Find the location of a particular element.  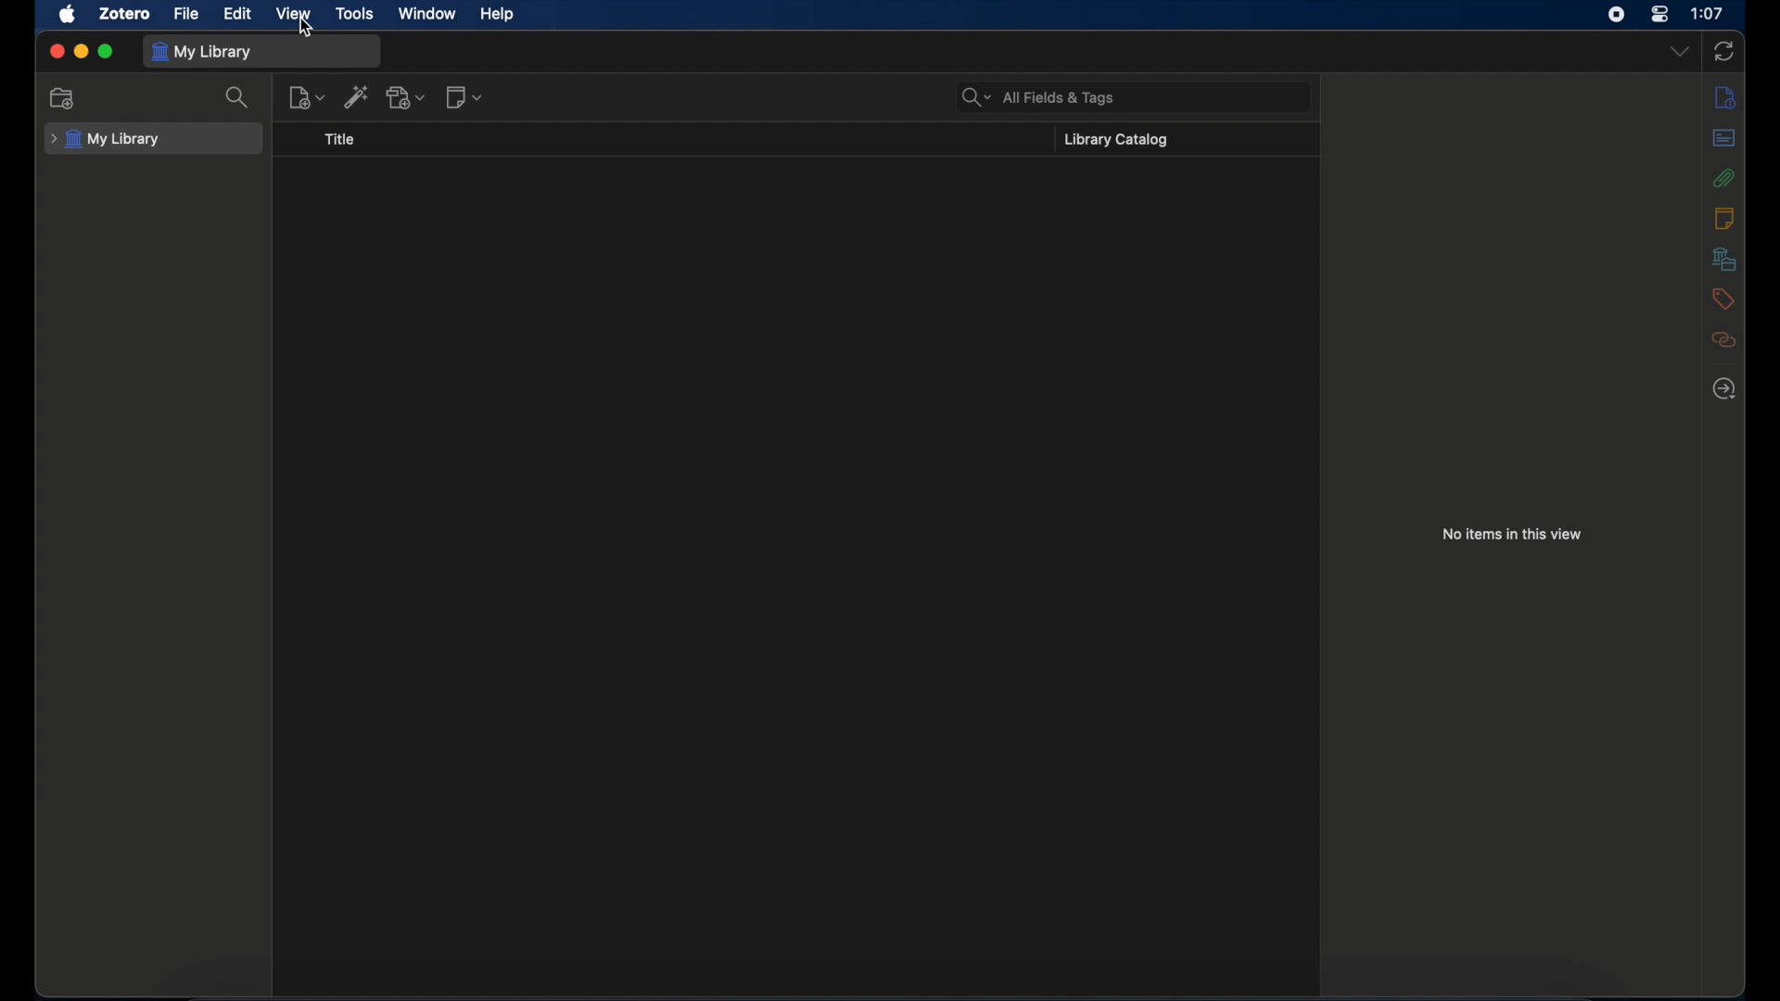

locate is located at coordinates (1725, 390).